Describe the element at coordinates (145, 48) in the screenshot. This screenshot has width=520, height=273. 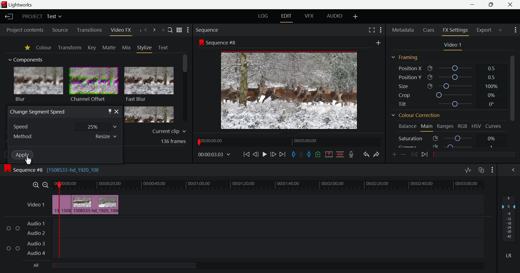
I see `Stylize` at that location.